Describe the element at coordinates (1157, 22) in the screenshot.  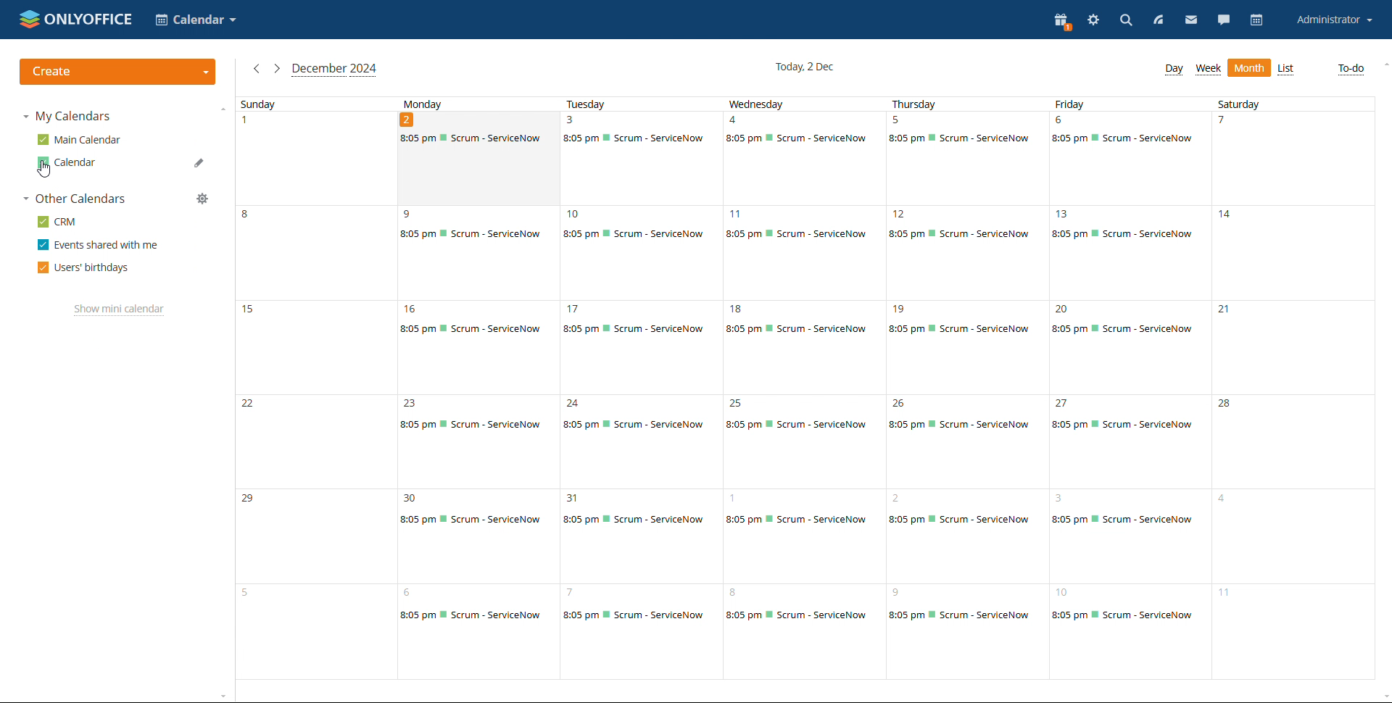
I see `feed` at that location.